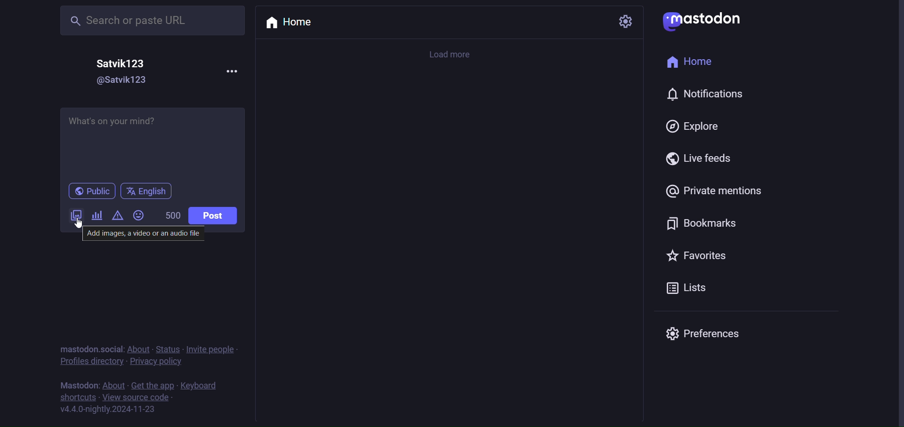 The height and width of the screenshot is (427, 904). What do you see at coordinates (212, 216) in the screenshot?
I see `post` at bounding box center [212, 216].